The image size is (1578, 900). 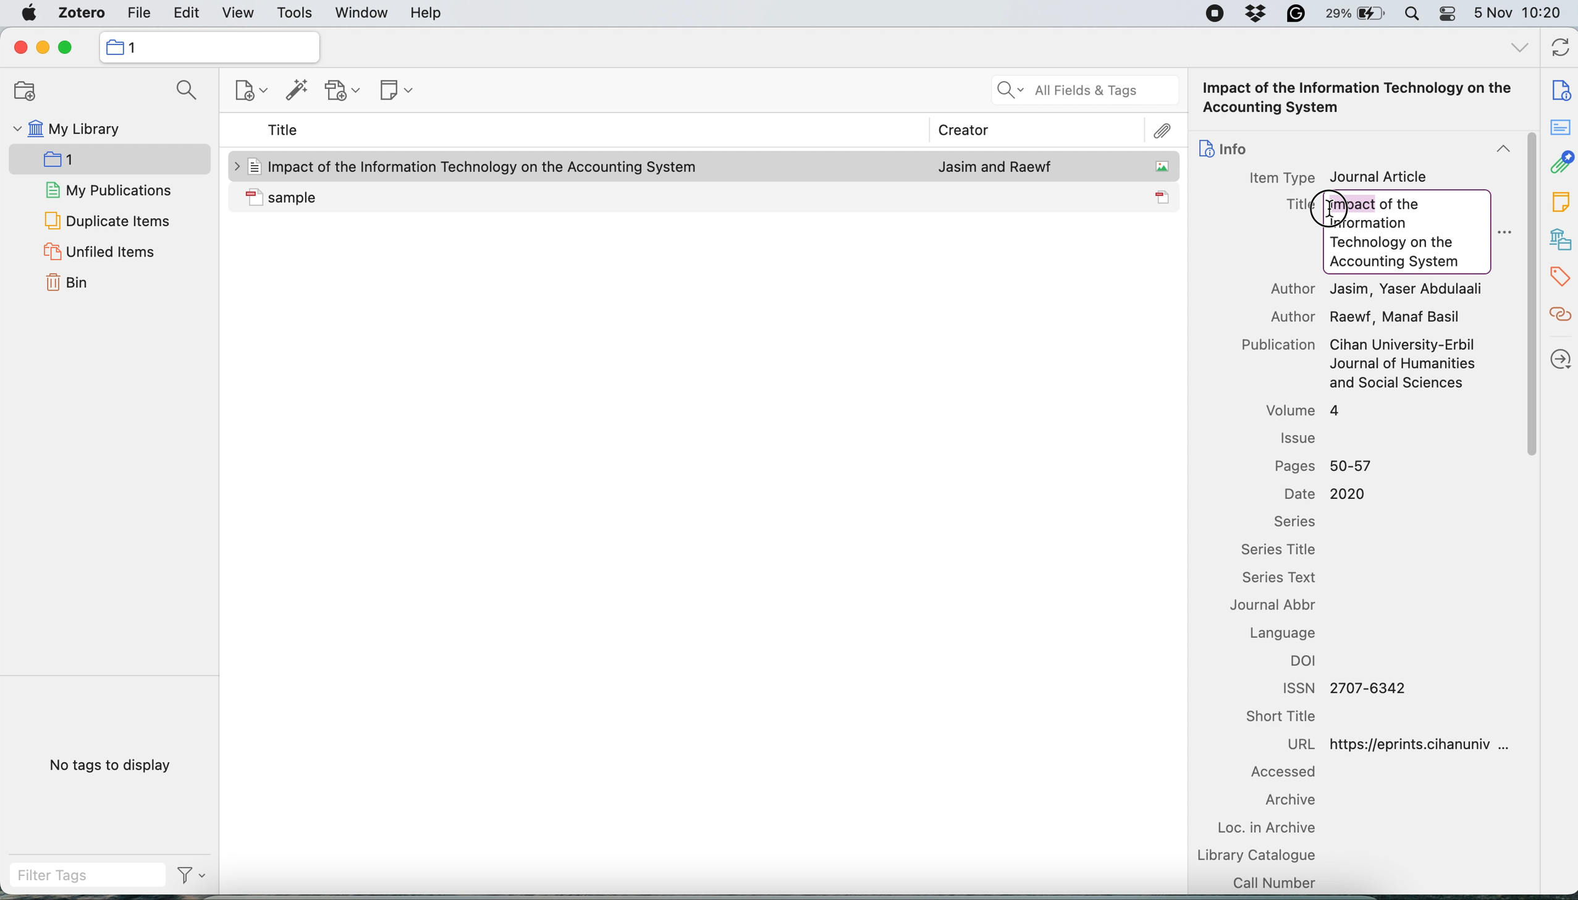 What do you see at coordinates (1336, 177) in the screenshot?
I see `Item Type Journal Article` at bounding box center [1336, 177].